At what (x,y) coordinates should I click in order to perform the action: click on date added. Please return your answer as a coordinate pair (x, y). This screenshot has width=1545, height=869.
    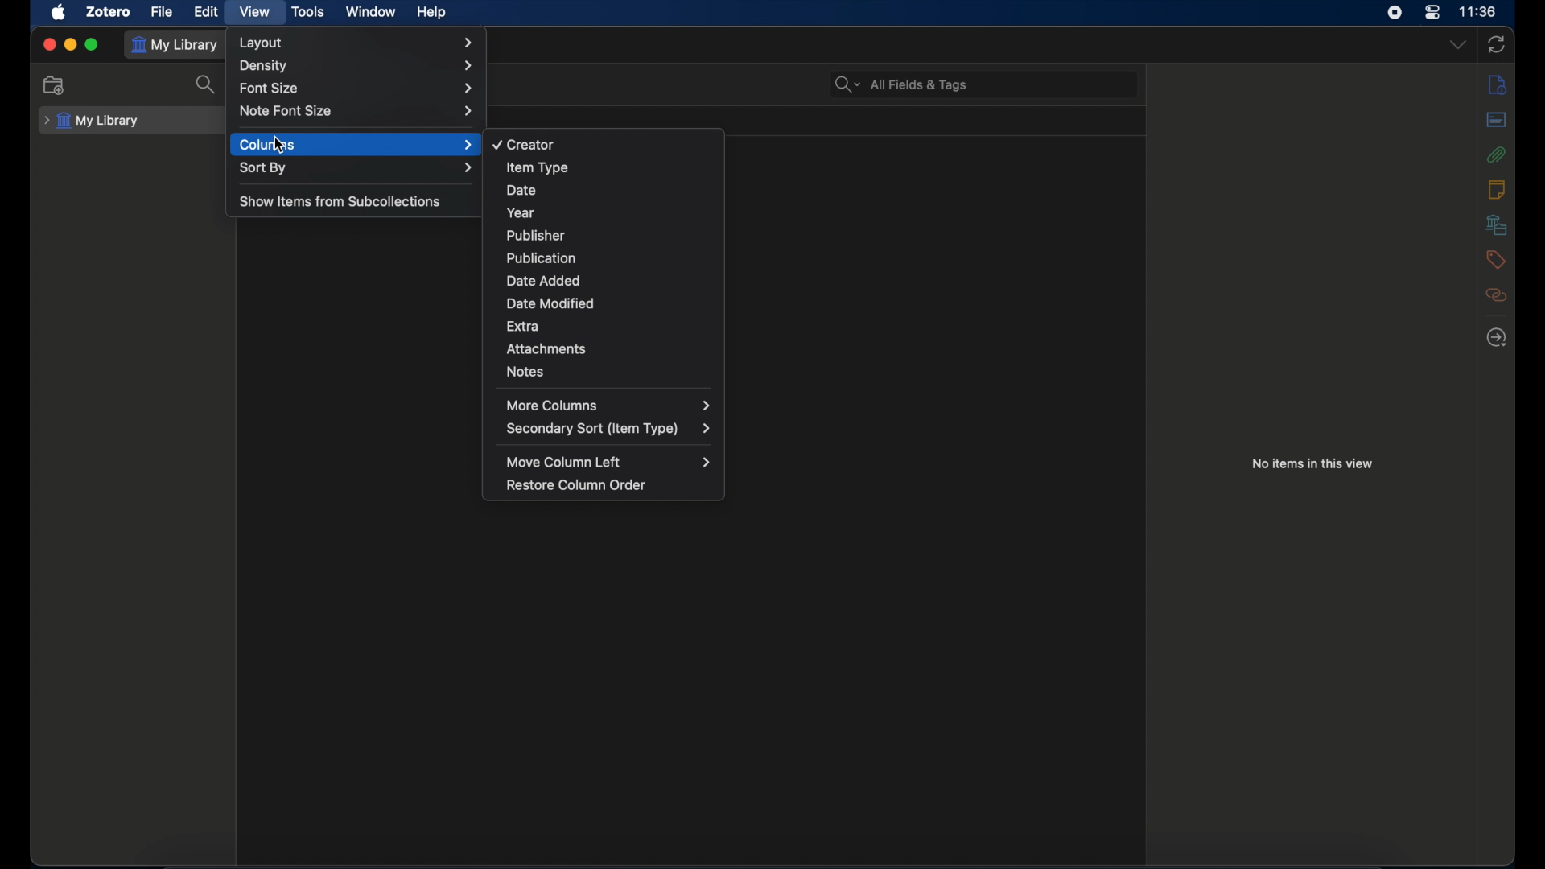
    Looking at the image, I should click on (544, 282).